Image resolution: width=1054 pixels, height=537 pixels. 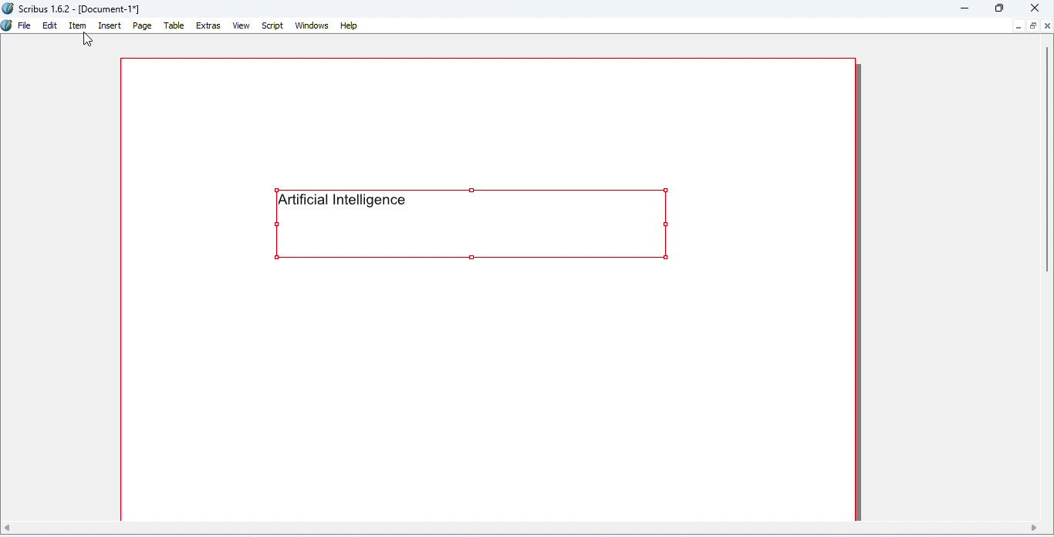 I want to click on Help, so click(x=349, y=25).